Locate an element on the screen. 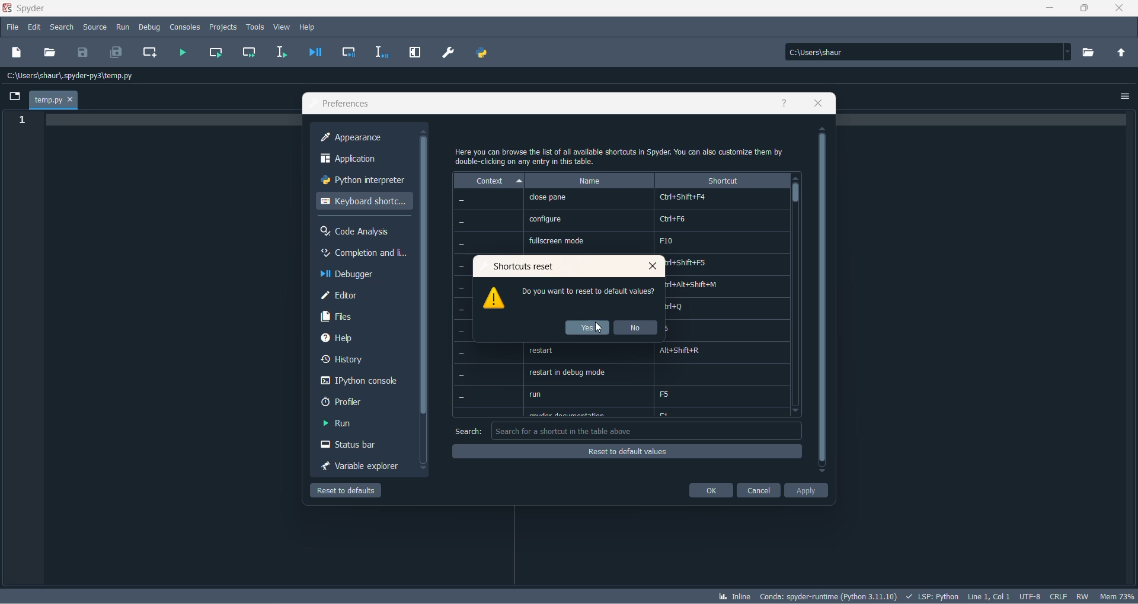 The image size is (1138, 604). status bar is located at coordinates (357, 445).